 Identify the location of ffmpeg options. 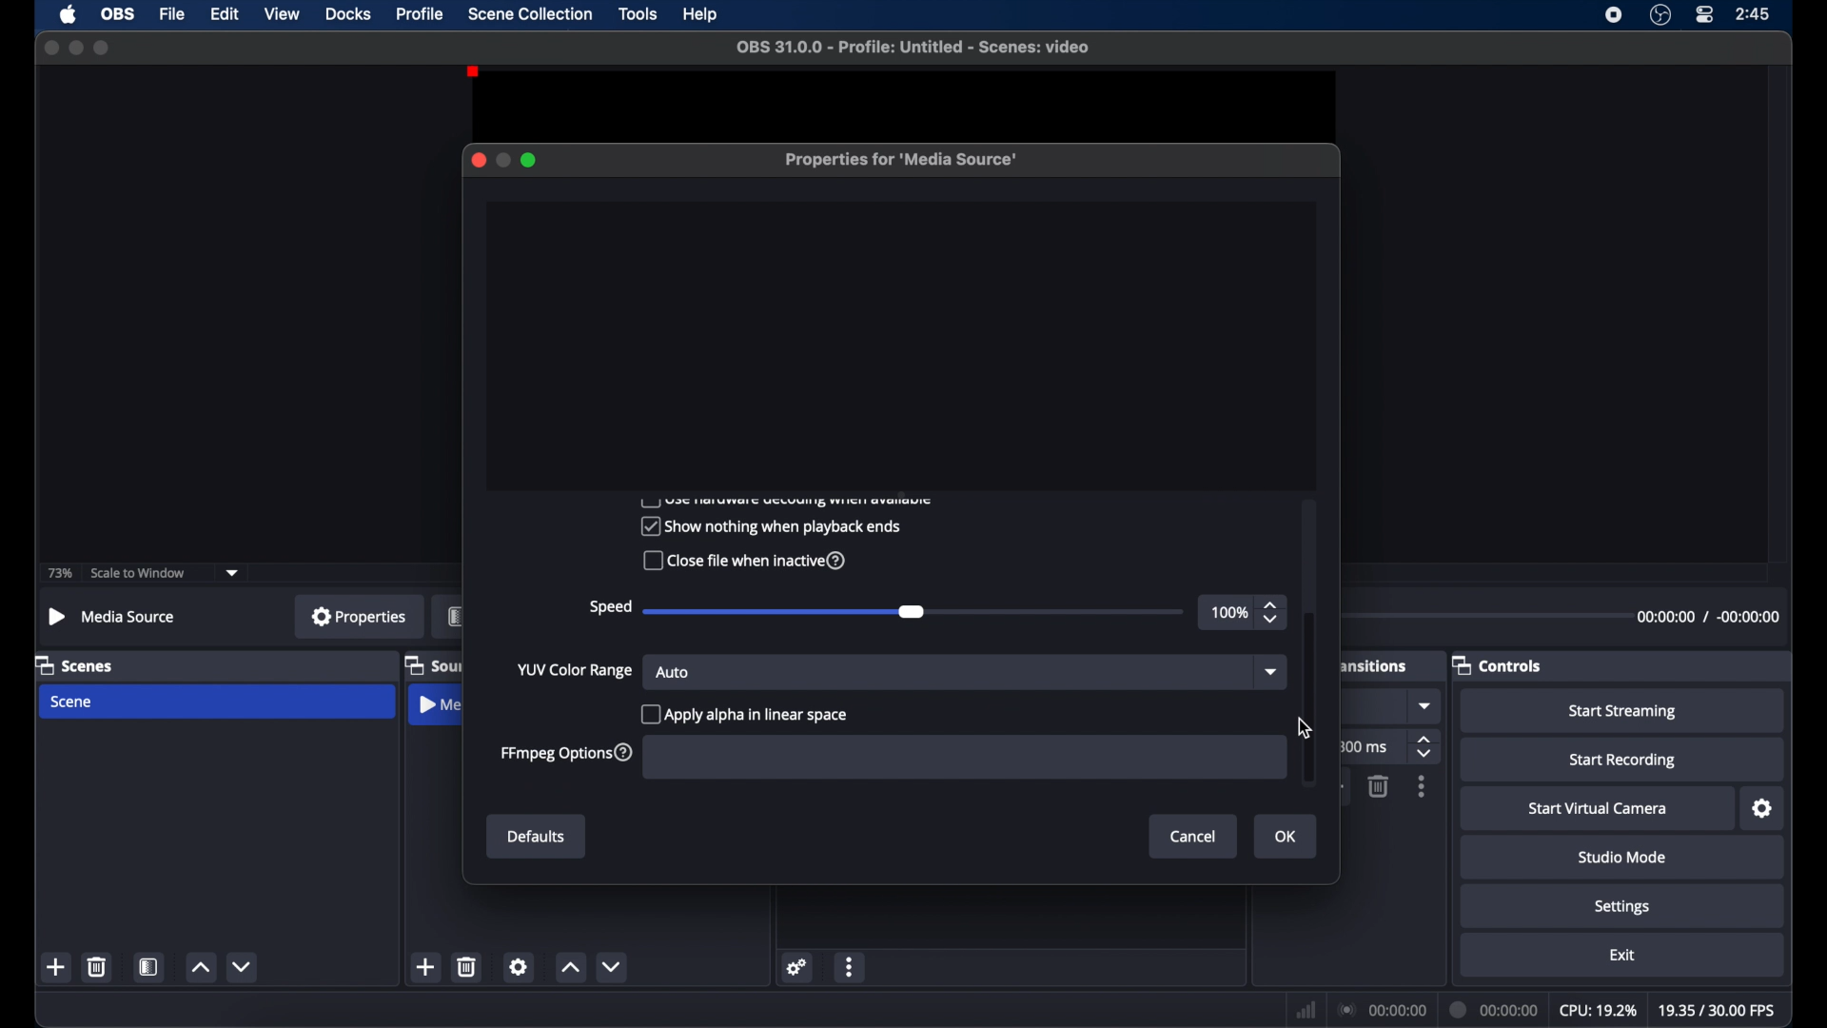
(566, 754).